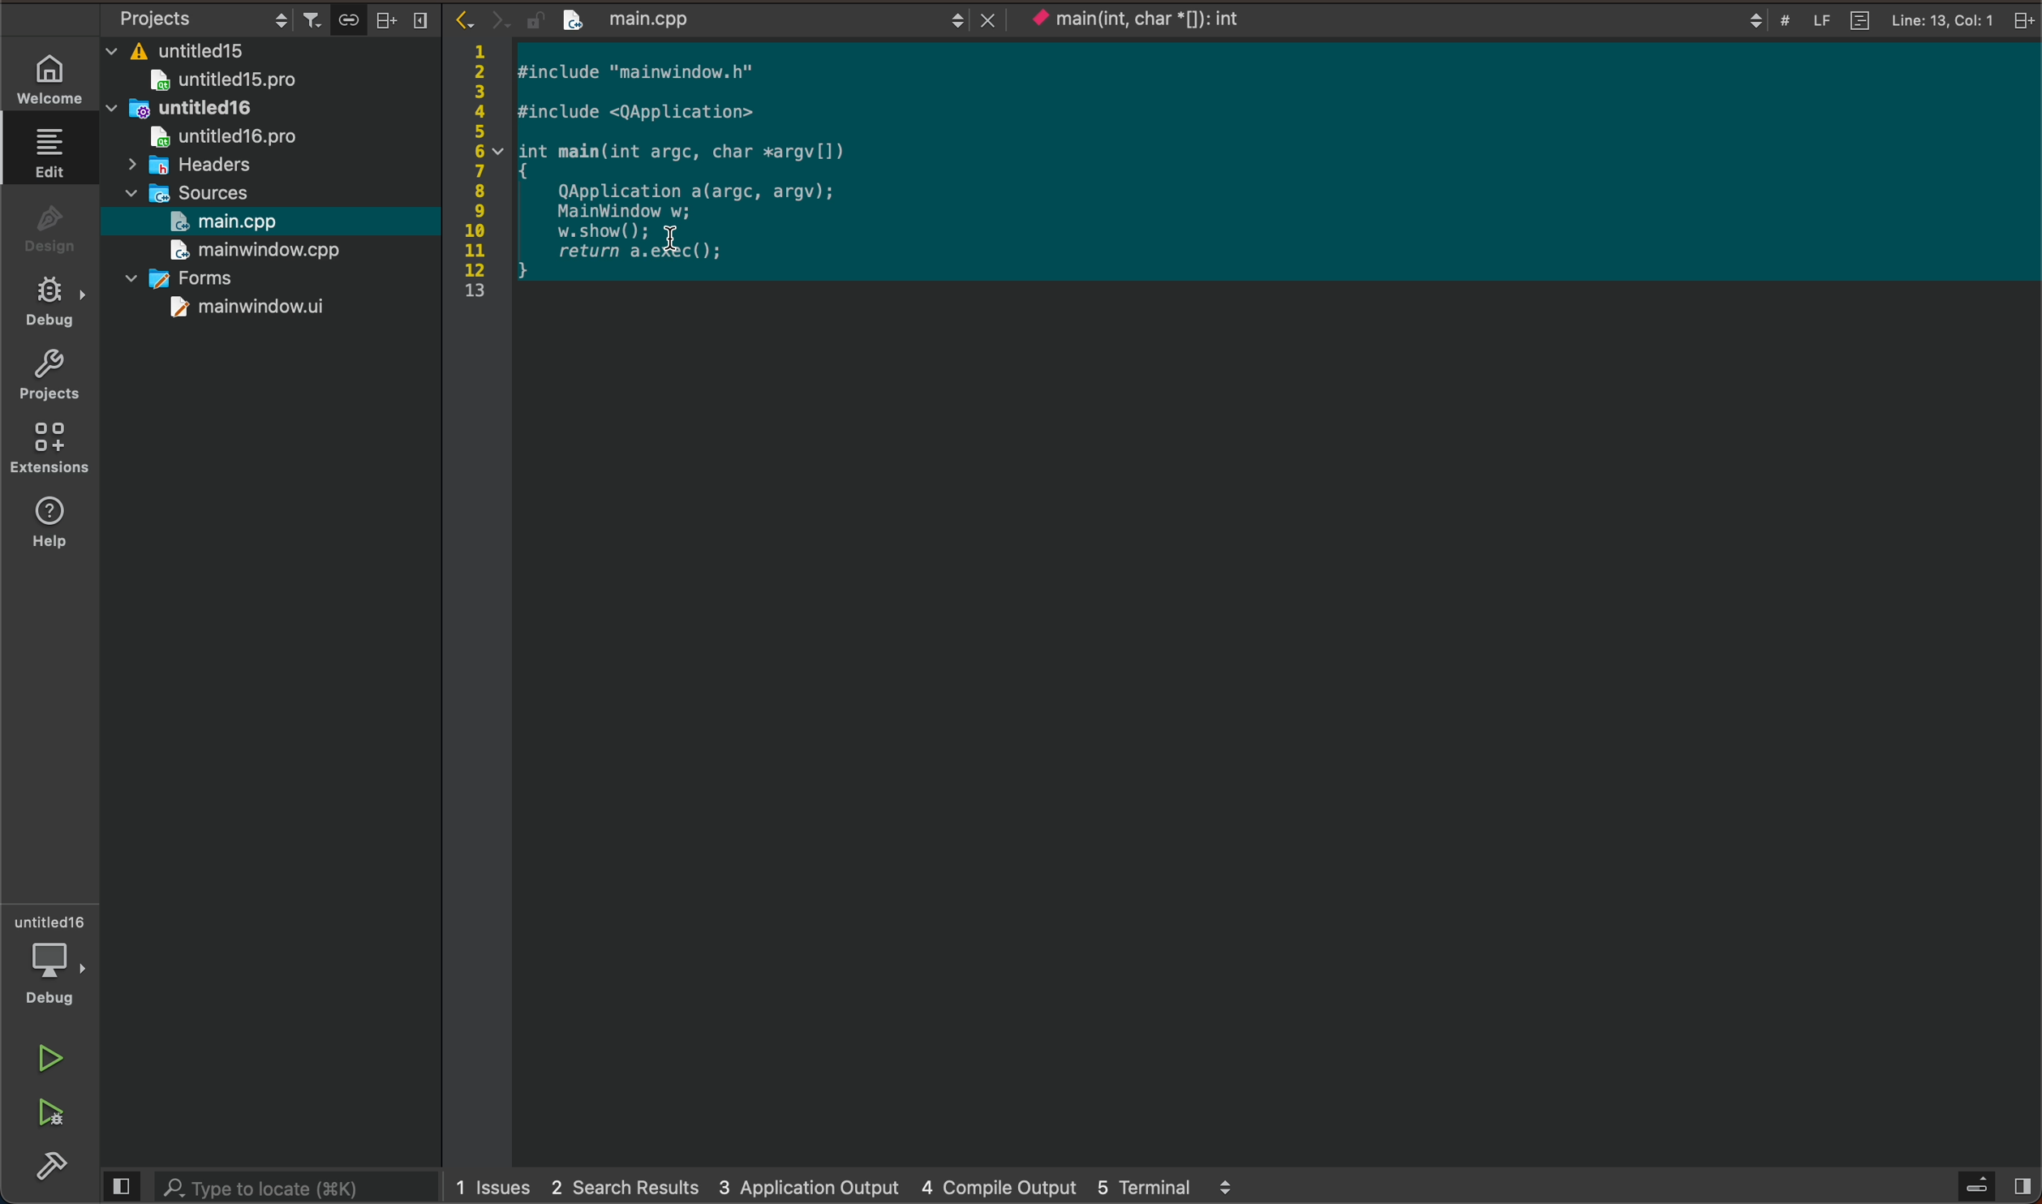 This screenshot has width=2042, height=1204. Describe the element at coordinates (206, 281) in the screenshot. I see `forms` at that location.